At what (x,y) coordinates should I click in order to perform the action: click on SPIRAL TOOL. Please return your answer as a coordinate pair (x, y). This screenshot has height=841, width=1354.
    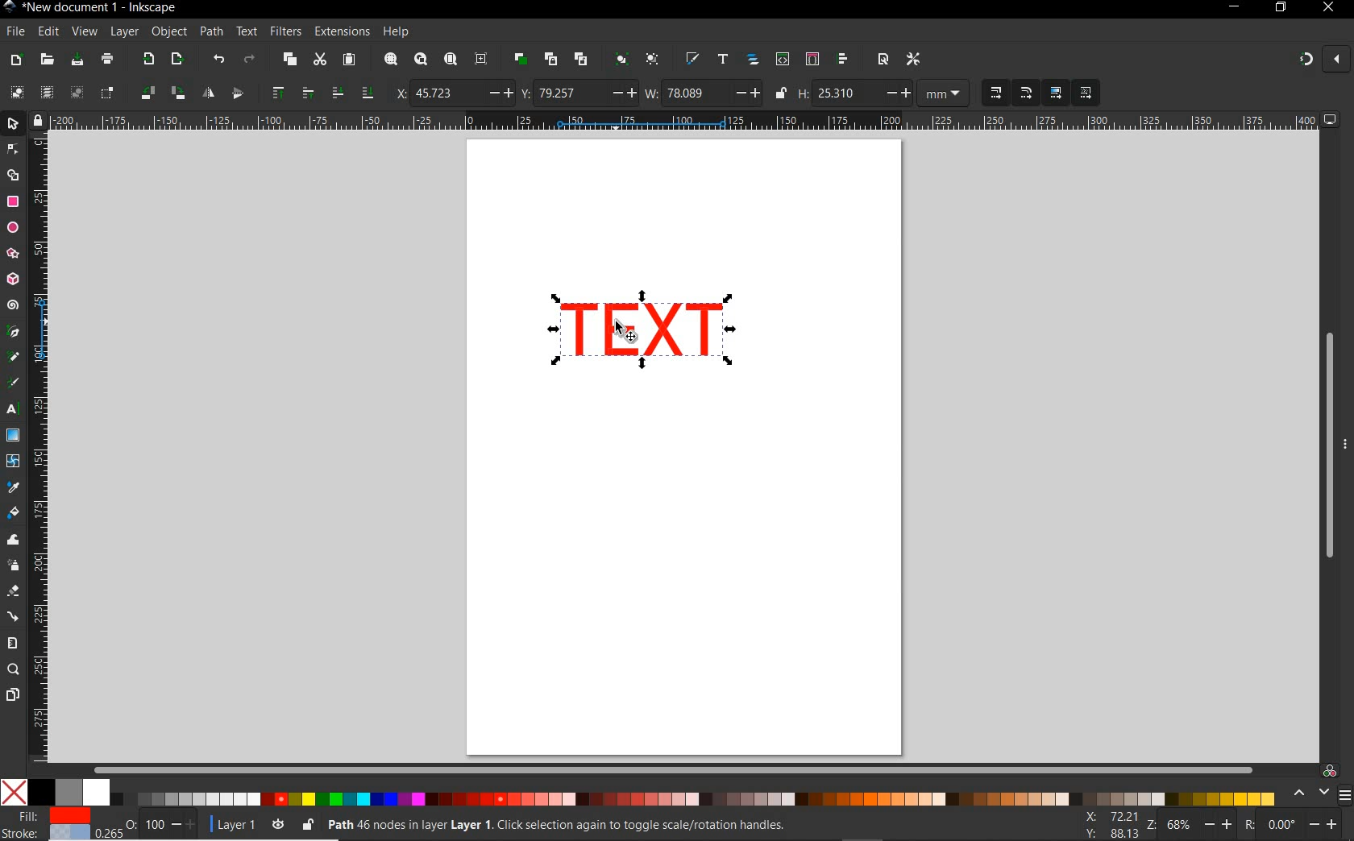
    Looking at the image, I should click on (13, 306).